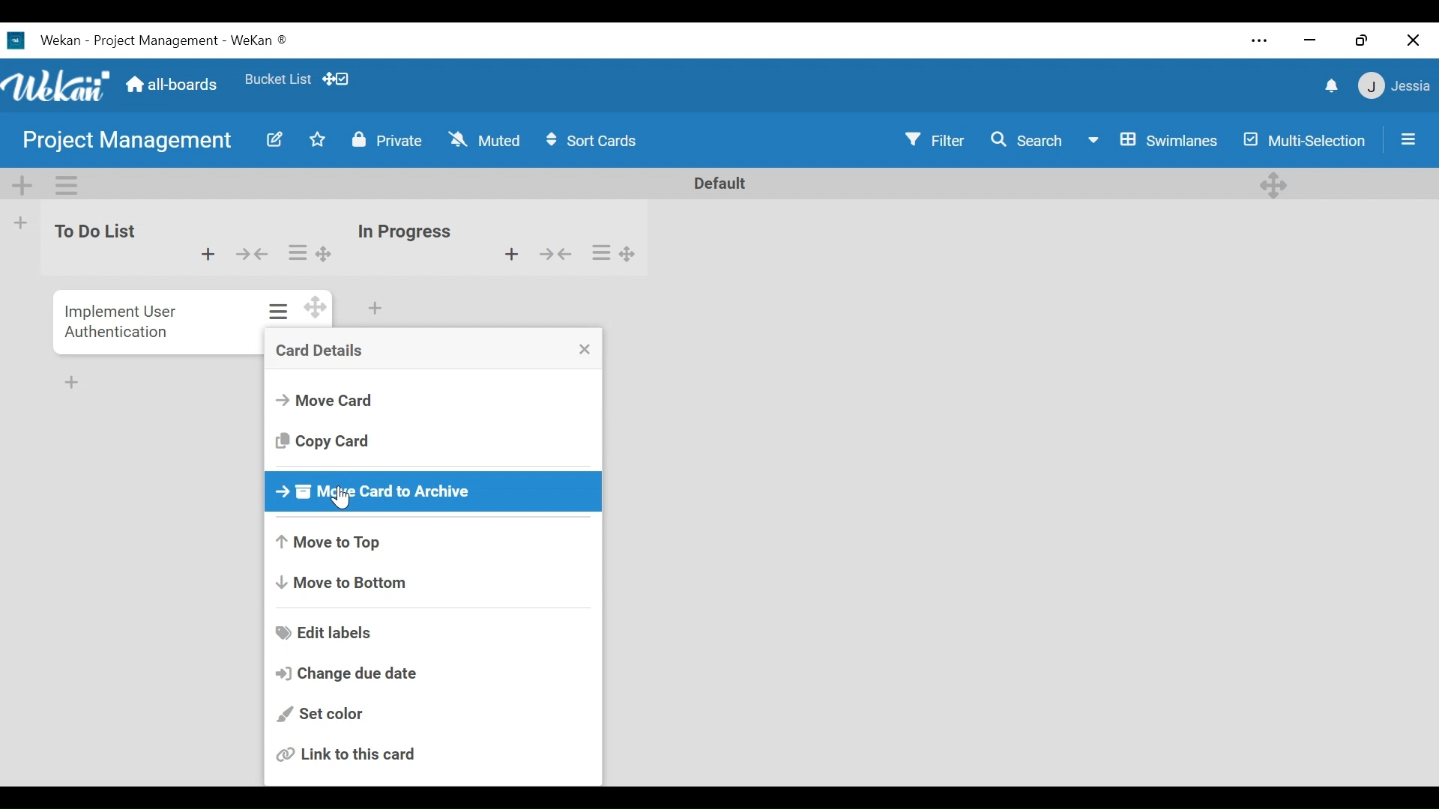 This screenshot has width=1439, height=809. I want to click on Board View, so click(1155, 142).